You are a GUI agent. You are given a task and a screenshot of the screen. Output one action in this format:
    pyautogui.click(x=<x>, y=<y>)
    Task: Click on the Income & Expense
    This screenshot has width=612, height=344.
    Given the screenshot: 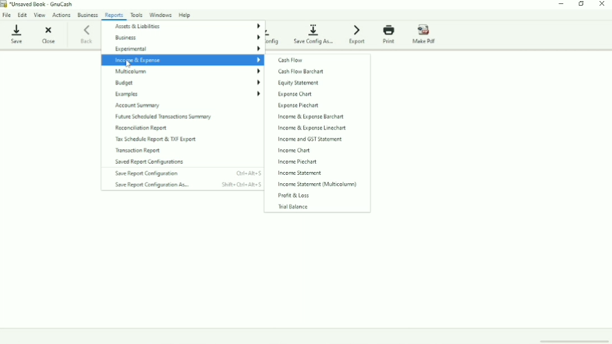 What is the action you would take?
    pyautogui.click(x=184, y=61)
    